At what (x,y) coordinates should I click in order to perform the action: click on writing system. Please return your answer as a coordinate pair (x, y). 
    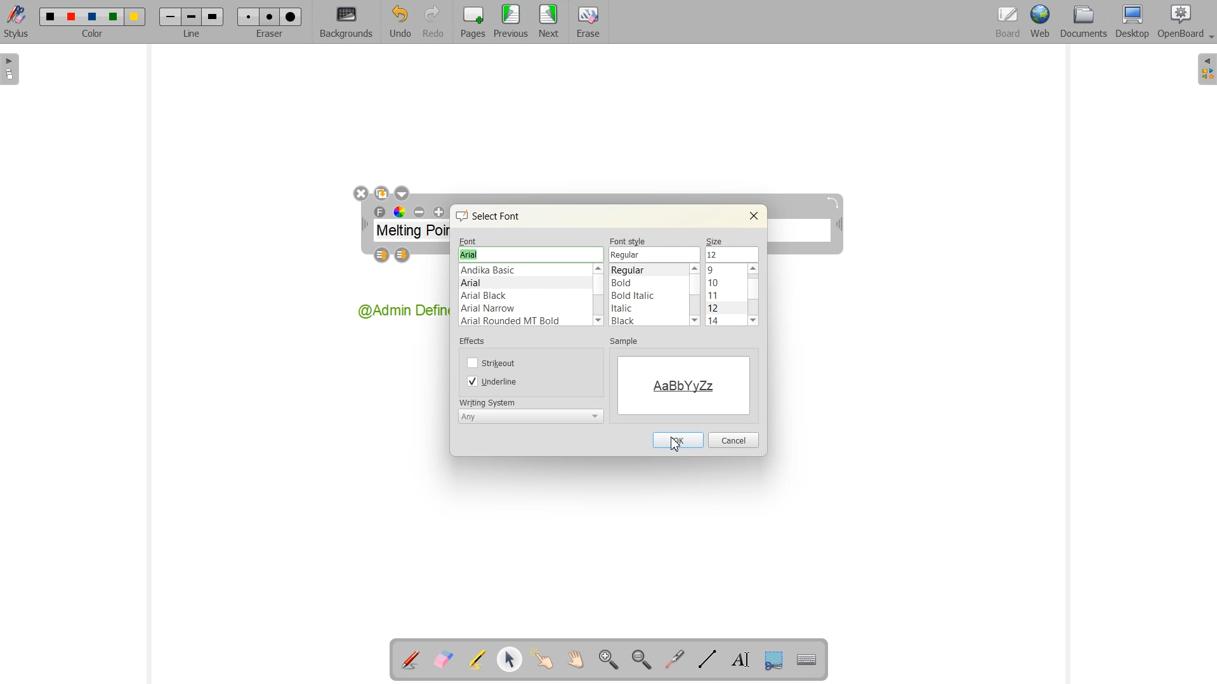
    Looking at the image, I should click on (487, 402).